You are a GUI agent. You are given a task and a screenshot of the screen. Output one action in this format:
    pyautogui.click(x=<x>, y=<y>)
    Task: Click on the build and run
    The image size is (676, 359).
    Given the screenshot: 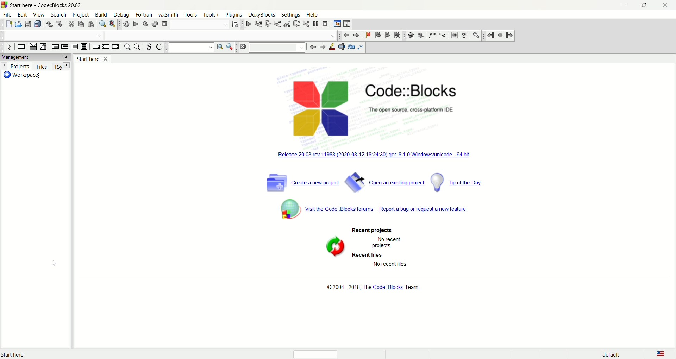 What is the action you would take?
    pyautogui.click(x=145, y=24)
    